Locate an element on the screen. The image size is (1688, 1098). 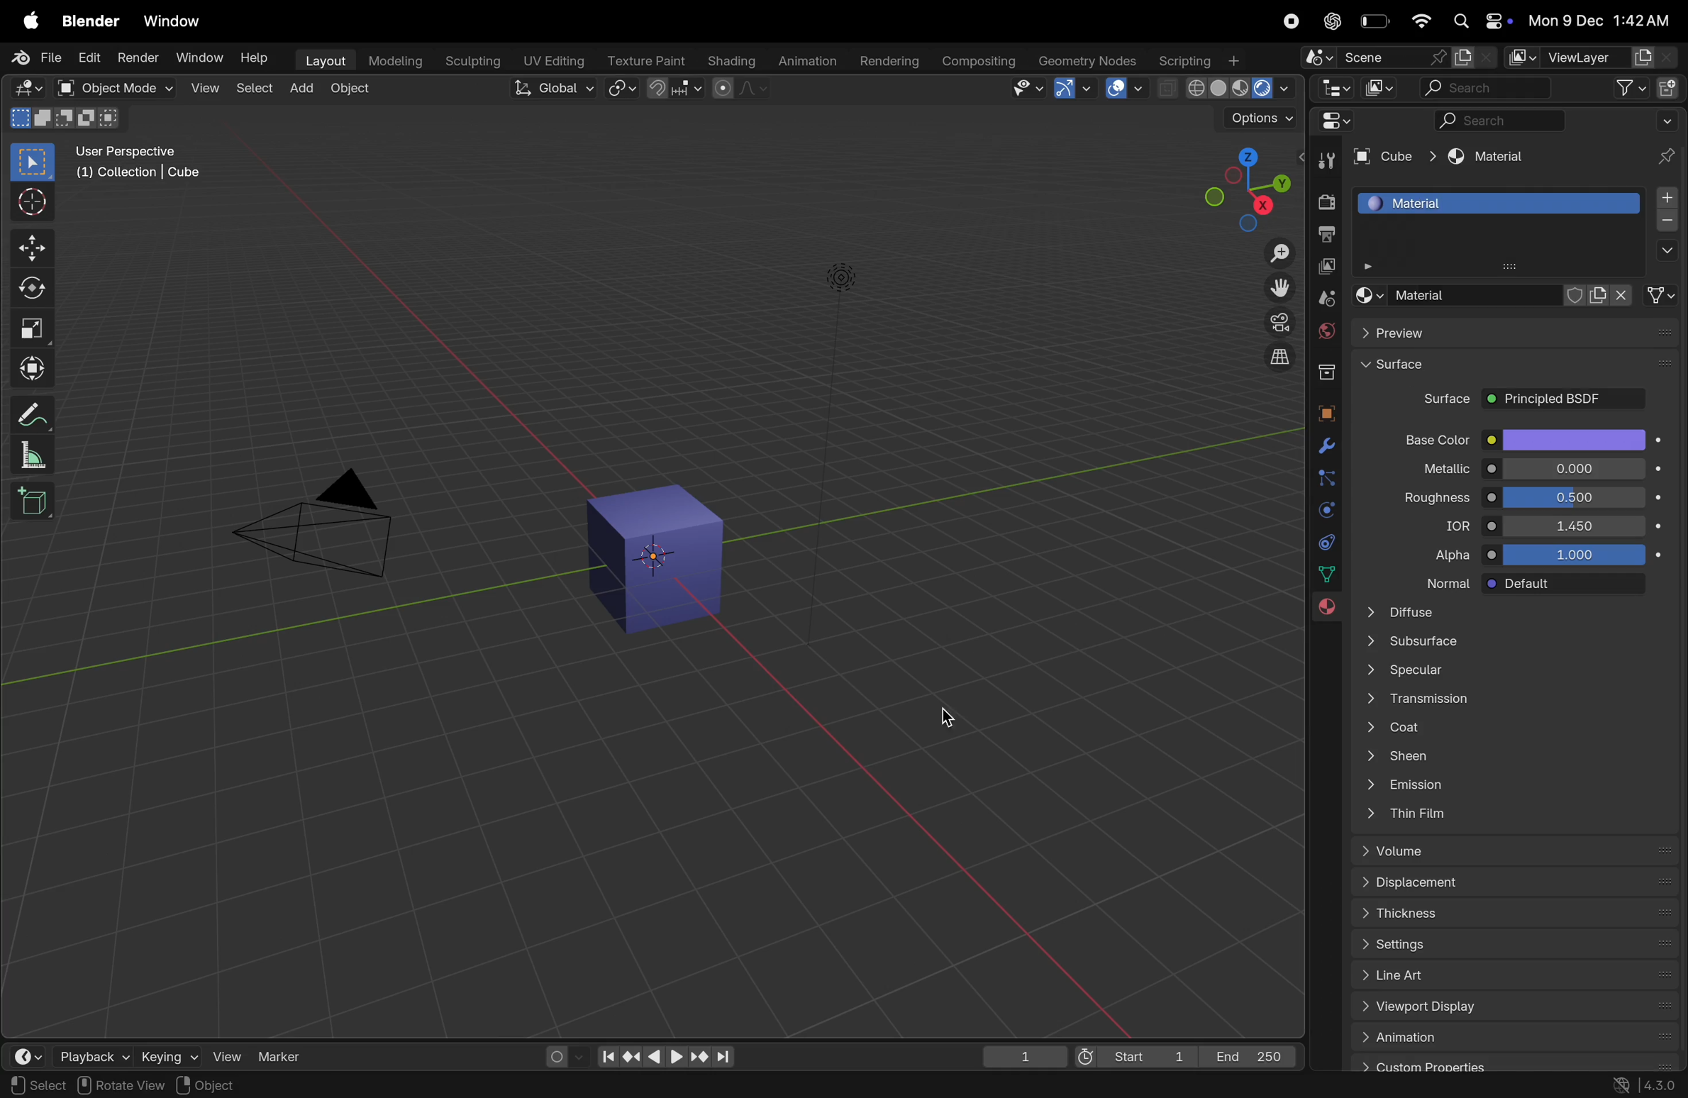
sheen is located at coordinates (1506, 759).